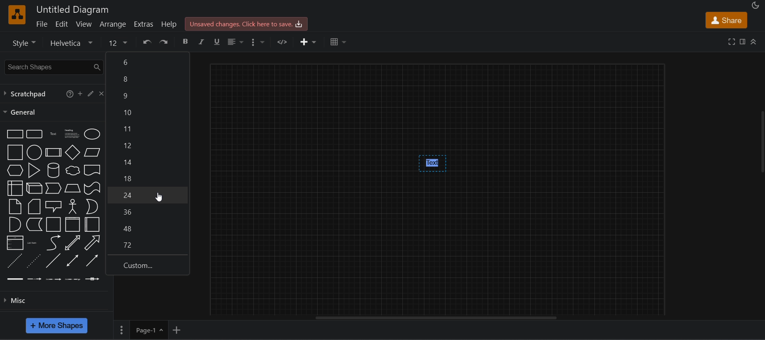 This screenshot has height=340, width=765. What do you see at coordinates (92, 188) in the screenshot?
I see `Tape` at bounding box center [92, 188].